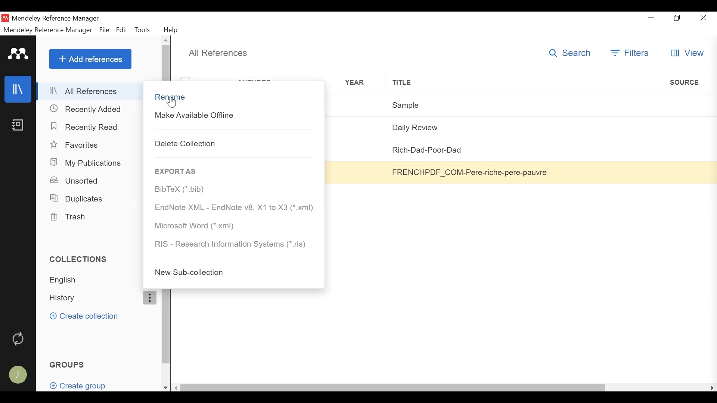  I want to click on Year, so click(362, 82).